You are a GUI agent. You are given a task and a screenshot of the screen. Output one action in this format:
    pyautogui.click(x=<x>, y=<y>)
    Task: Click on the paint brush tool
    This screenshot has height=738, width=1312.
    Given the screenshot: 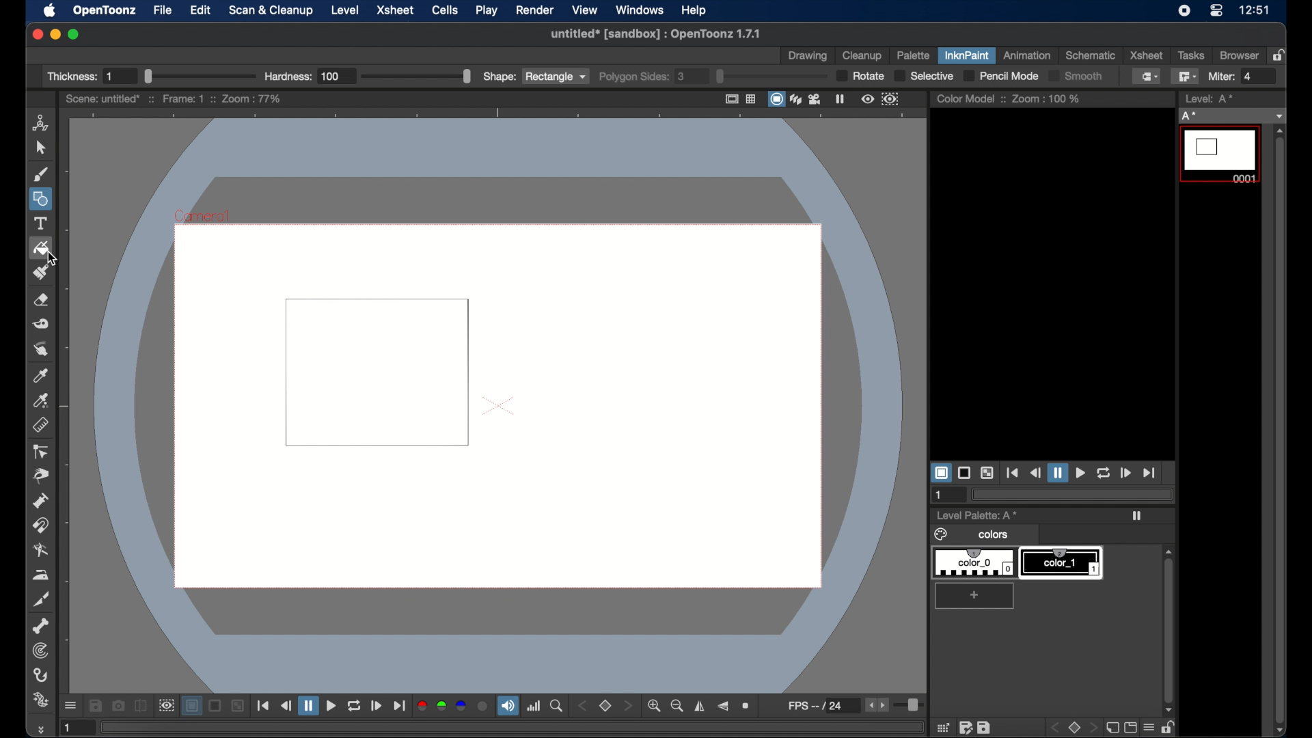 What is the action you would take?
    pyautogui.click(x=42, y=272)
    